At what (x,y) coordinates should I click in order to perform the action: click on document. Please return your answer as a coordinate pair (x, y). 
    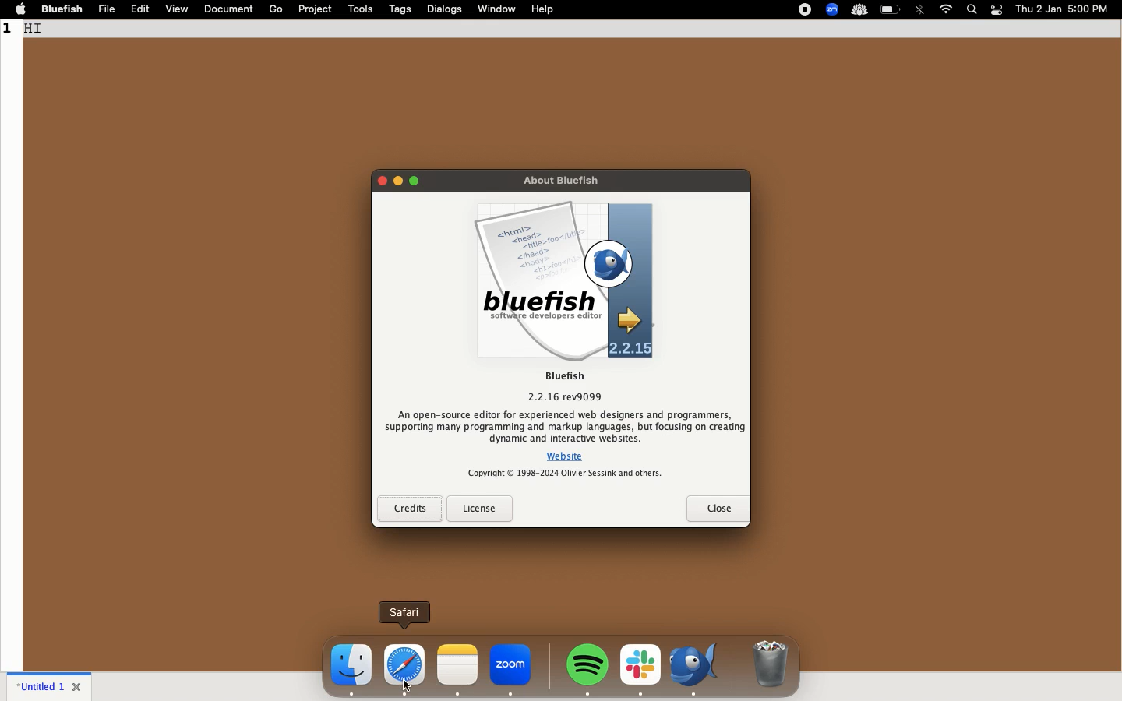
    Looking at the image, I should click on (231, 10).